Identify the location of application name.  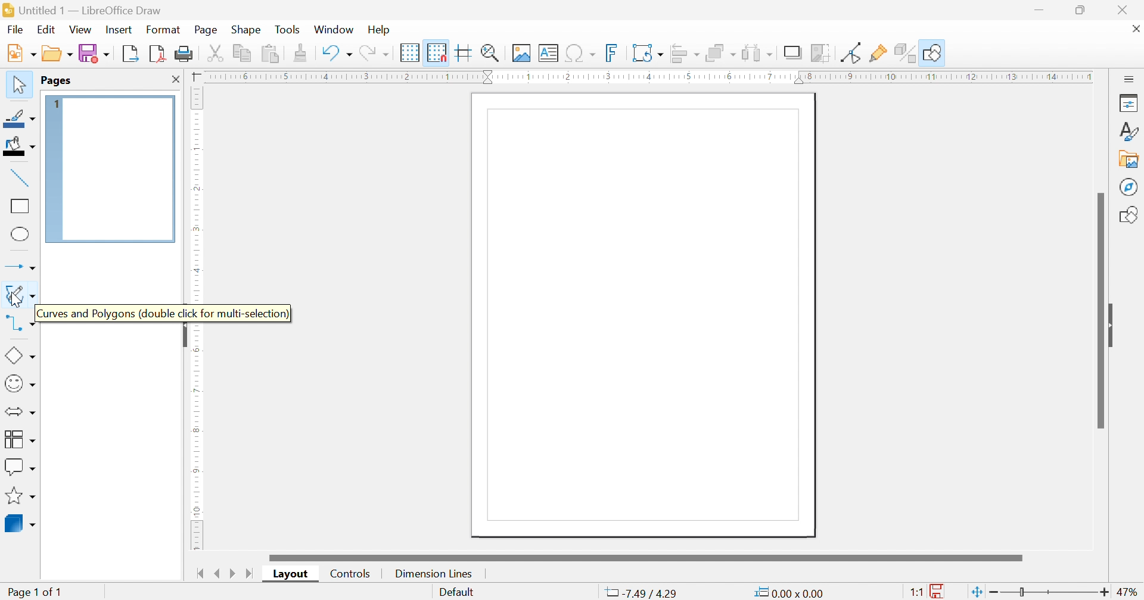
(85, 10).